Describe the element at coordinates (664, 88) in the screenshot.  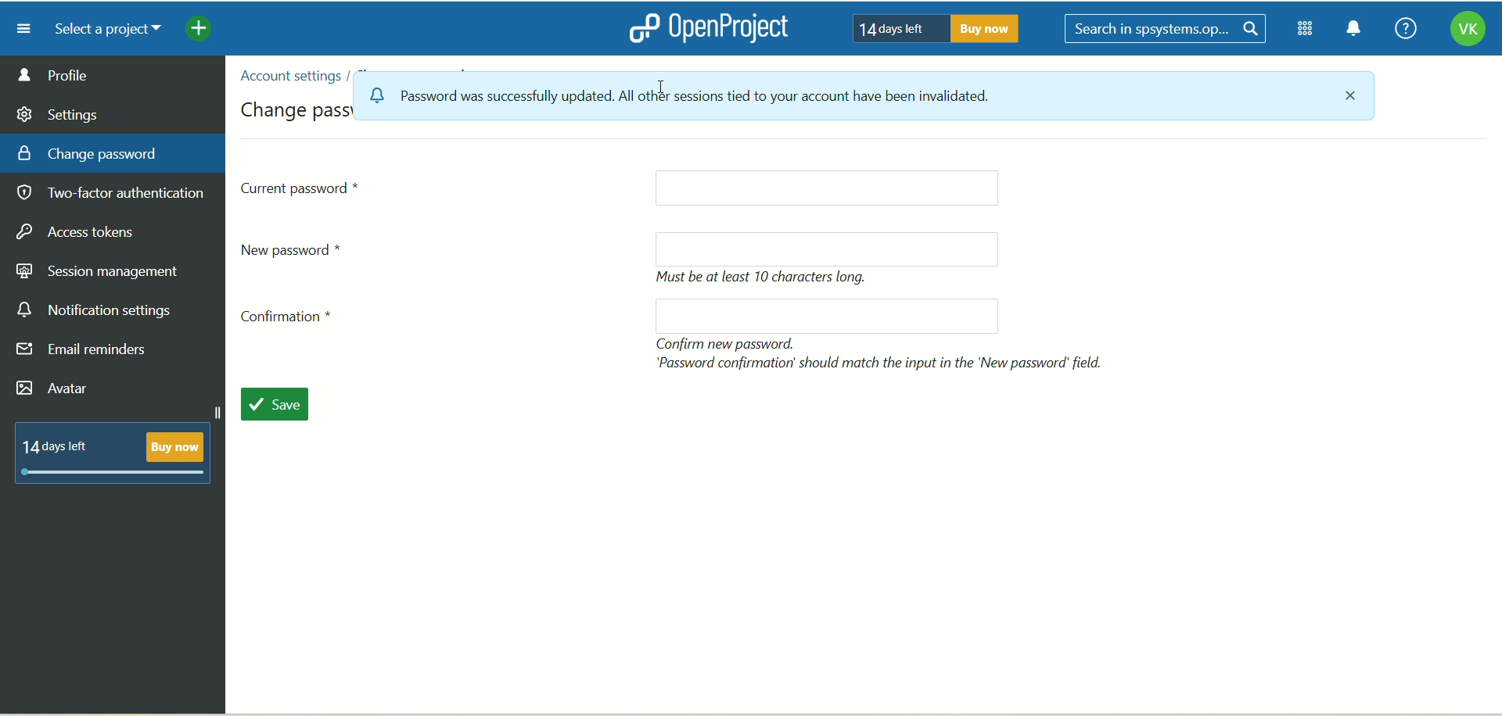
I see `cursor` at that location.